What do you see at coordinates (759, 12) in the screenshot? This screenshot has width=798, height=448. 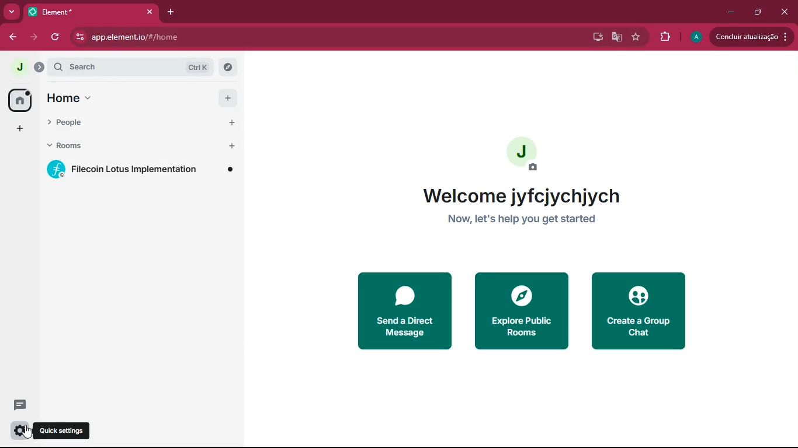 I see `maximize` at bounding box center [759, 12].